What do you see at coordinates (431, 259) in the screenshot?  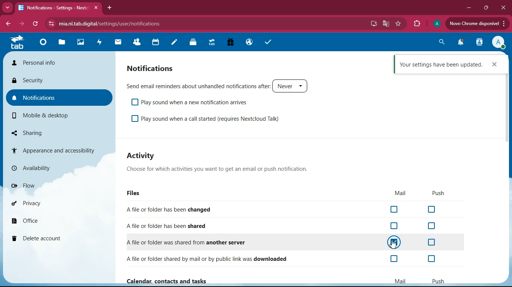 I see `off` at bounding box center [431, 259].